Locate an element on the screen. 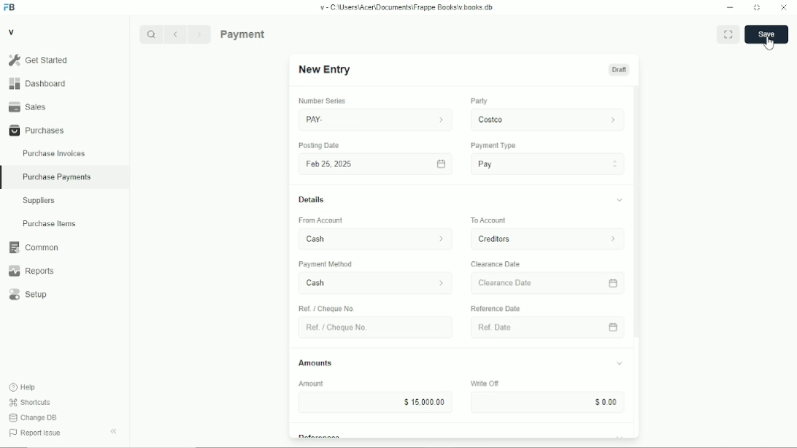 Image resolution: width=797 pixels, height=448 pixels. Write OF is located at coordinates (481, 382).